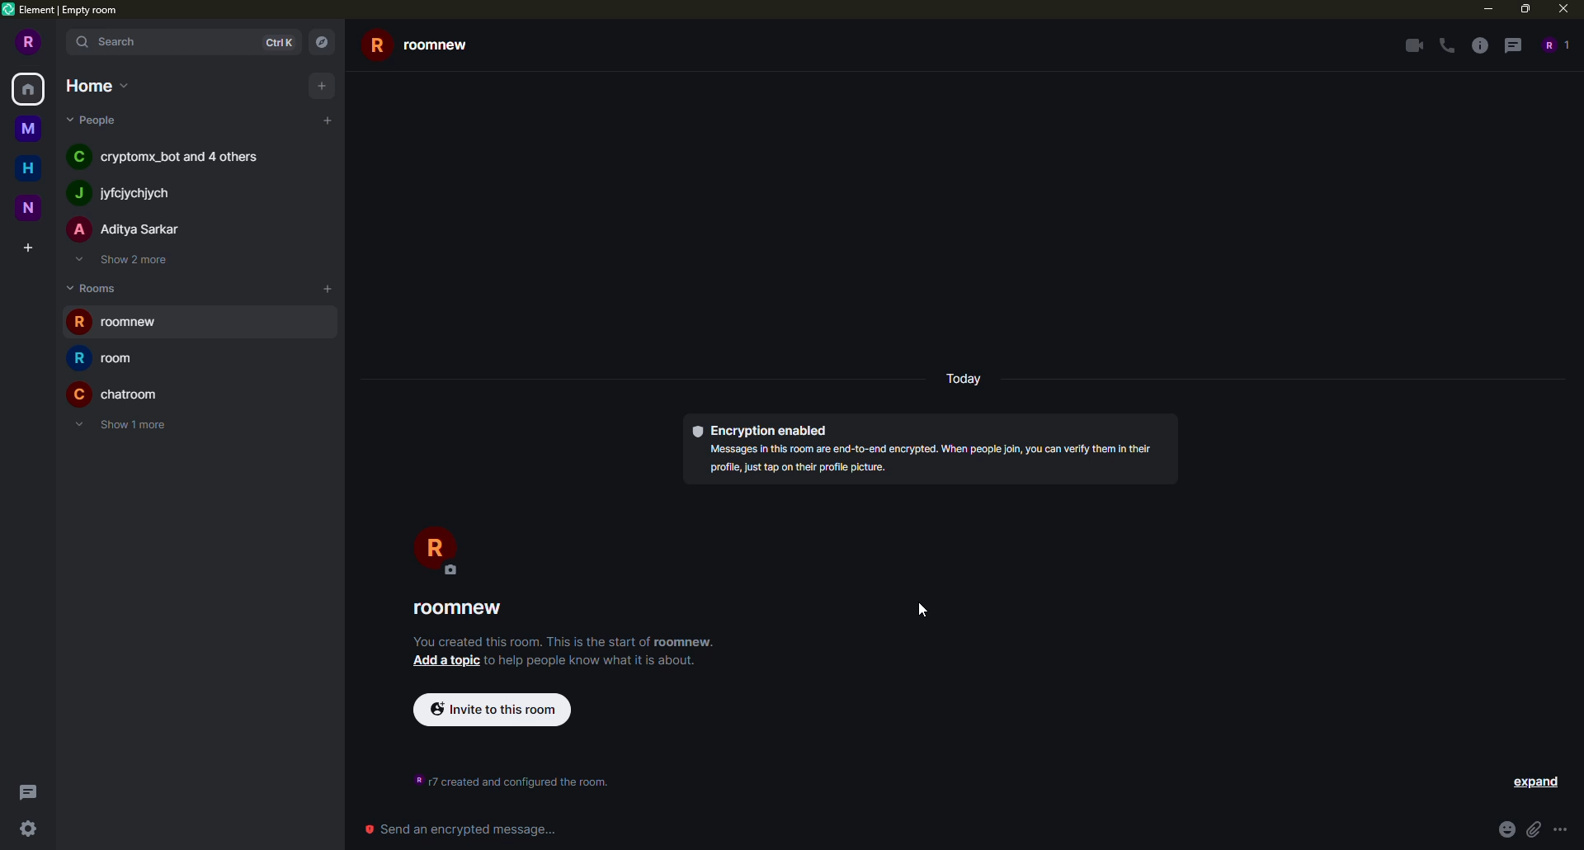  What do you see at coordinates (92, 287) in the screenshot?
I see `rooms` at bounding box center [92, 287].